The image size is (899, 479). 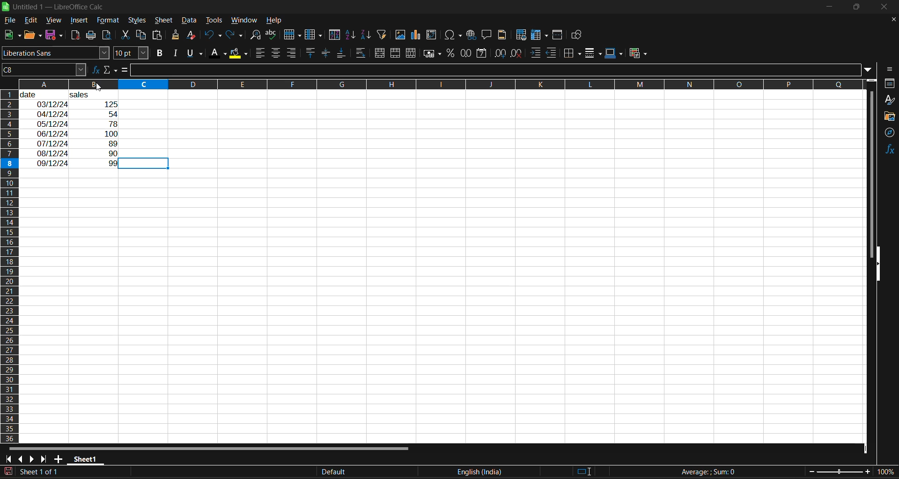 What do you see at coordinates (315, 35) in the screenshot?
I see `column` at bounding box center [315, 35].